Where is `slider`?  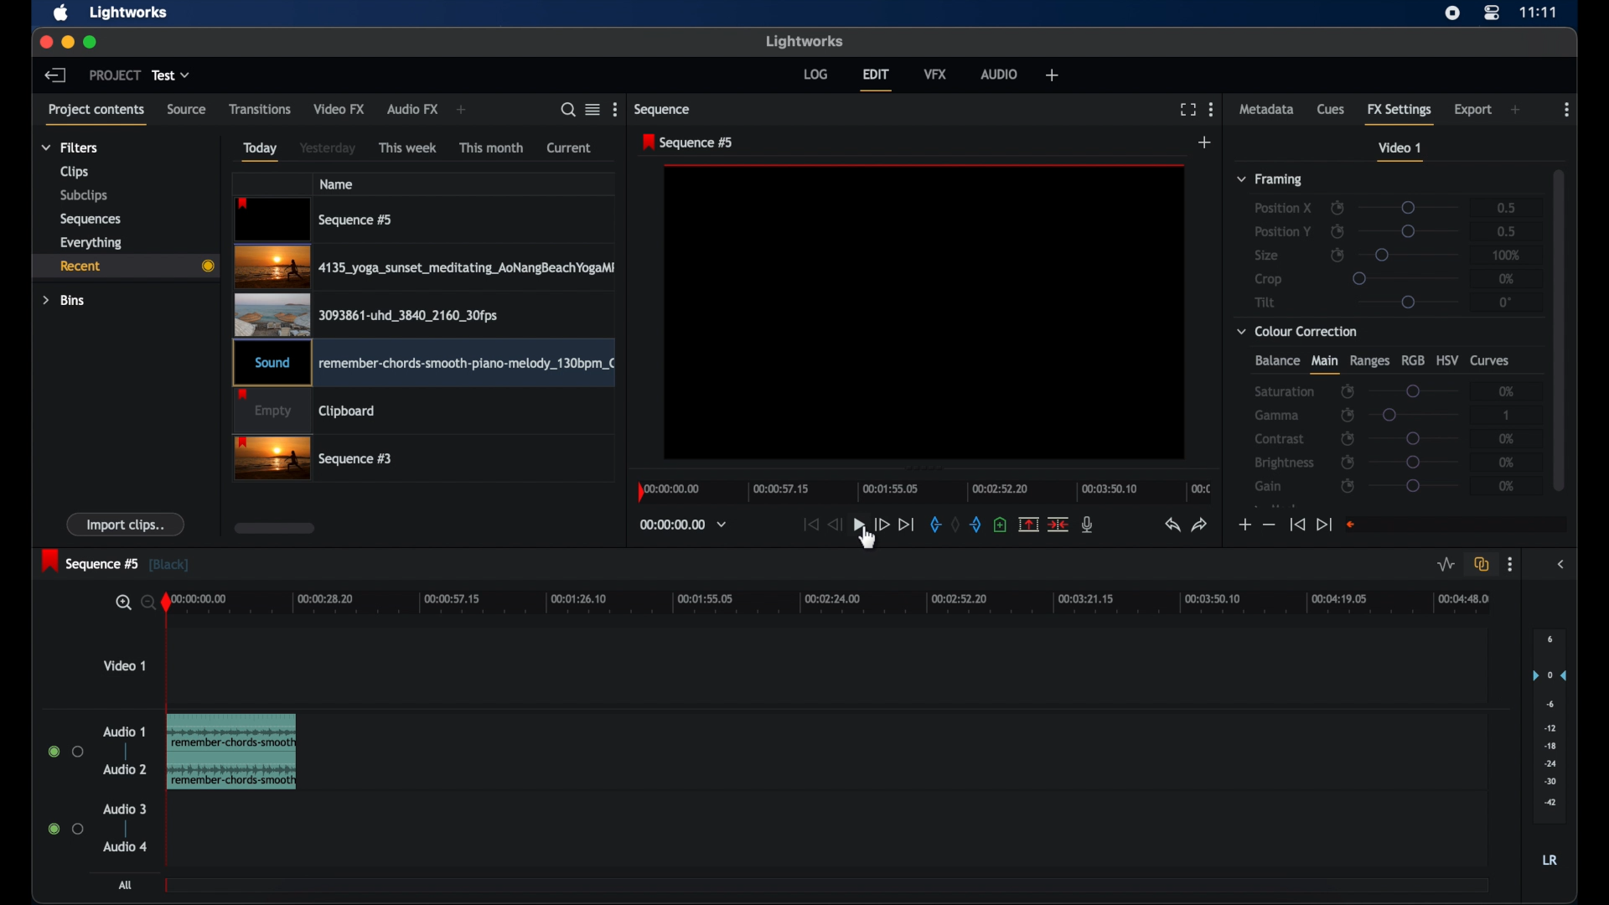
slider is located at coordinates (1414, 390).